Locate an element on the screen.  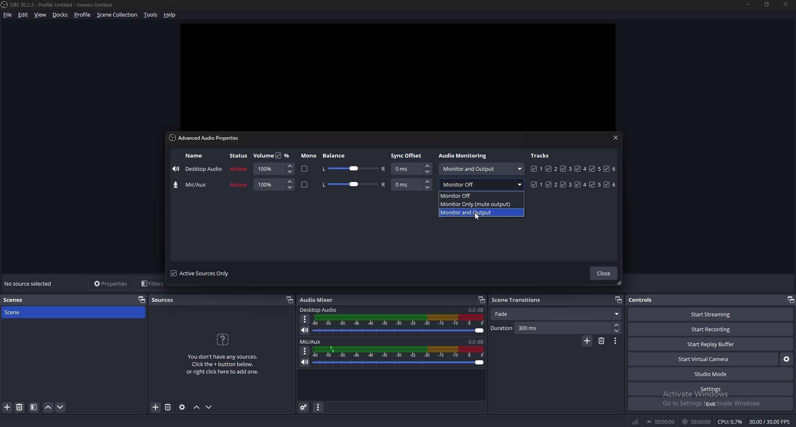
balance is located at coordinates (336, 155).